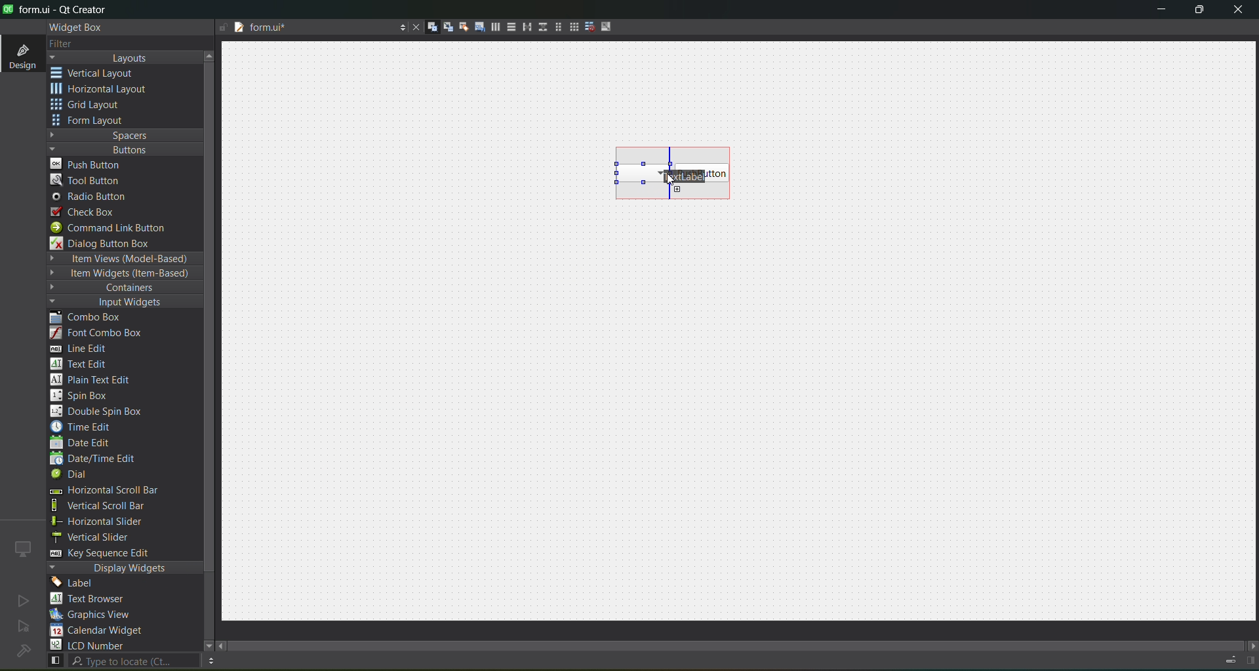 The width and height of the screenshot is (1259, 671). I want to click on edit tab, so click(475, 29).